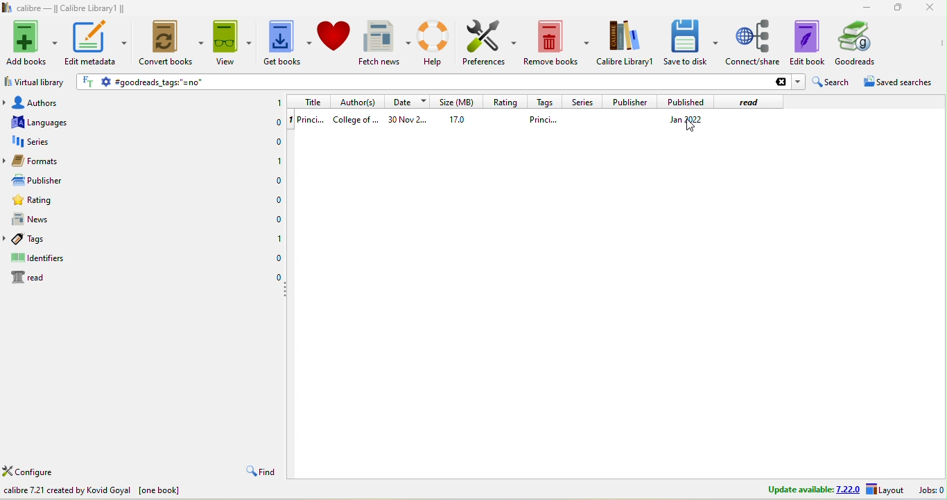 This screenshot has height=500, width=947. What do you see at coordinates (489, 43) in the screenshot?
I see `preferences` at bounding box center [489, 43].